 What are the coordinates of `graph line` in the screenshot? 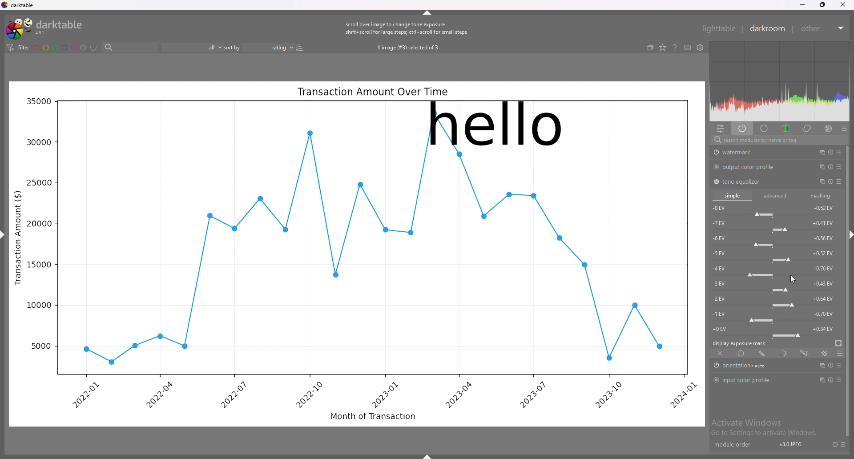 It's located at (375, 262).